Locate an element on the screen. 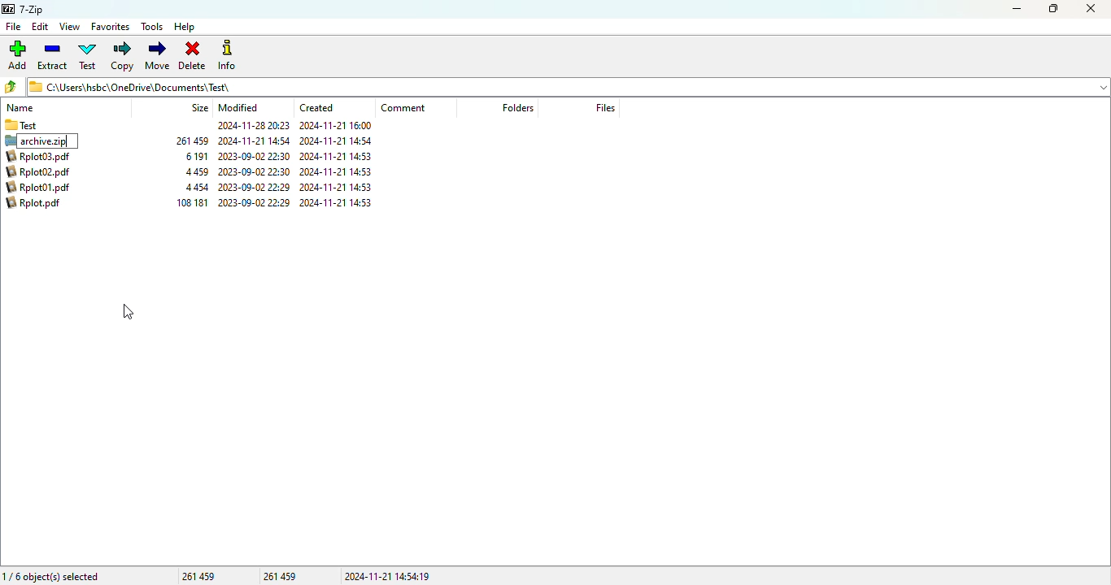 This screenshot has width=1111, height=585. cursor is located at coordinates (50, 149).